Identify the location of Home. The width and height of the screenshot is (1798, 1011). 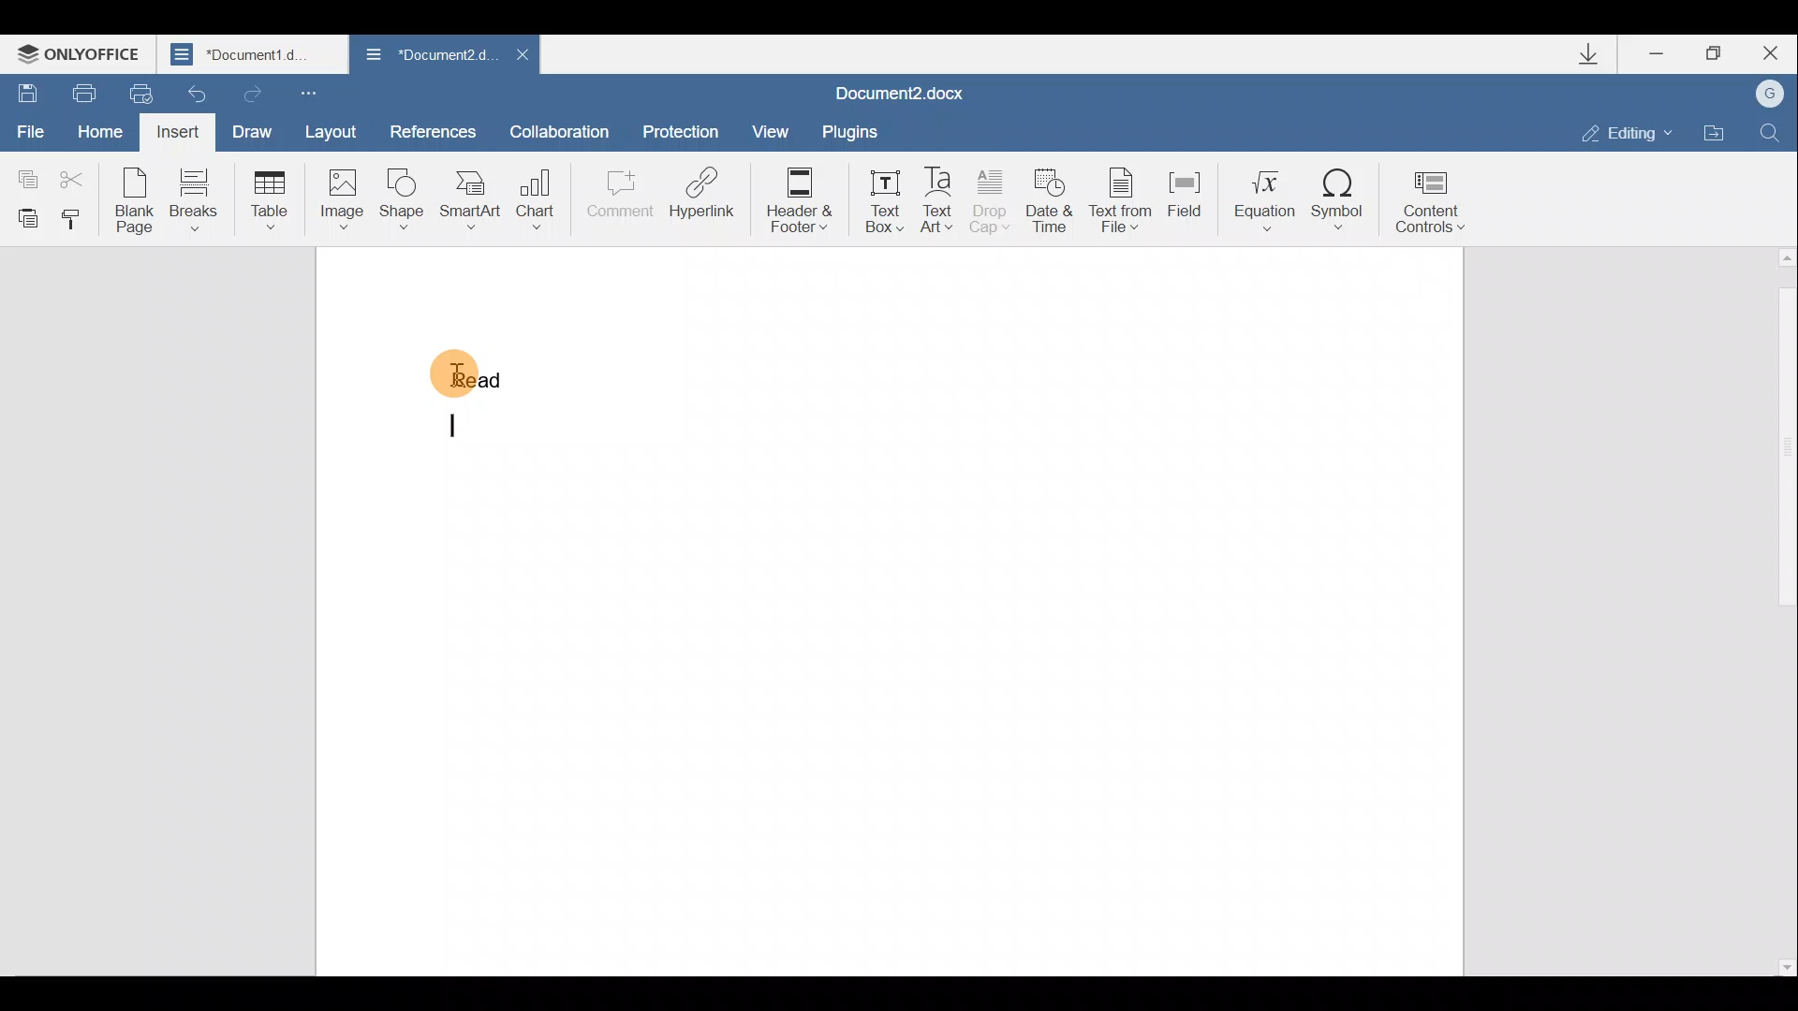
(96, 127).